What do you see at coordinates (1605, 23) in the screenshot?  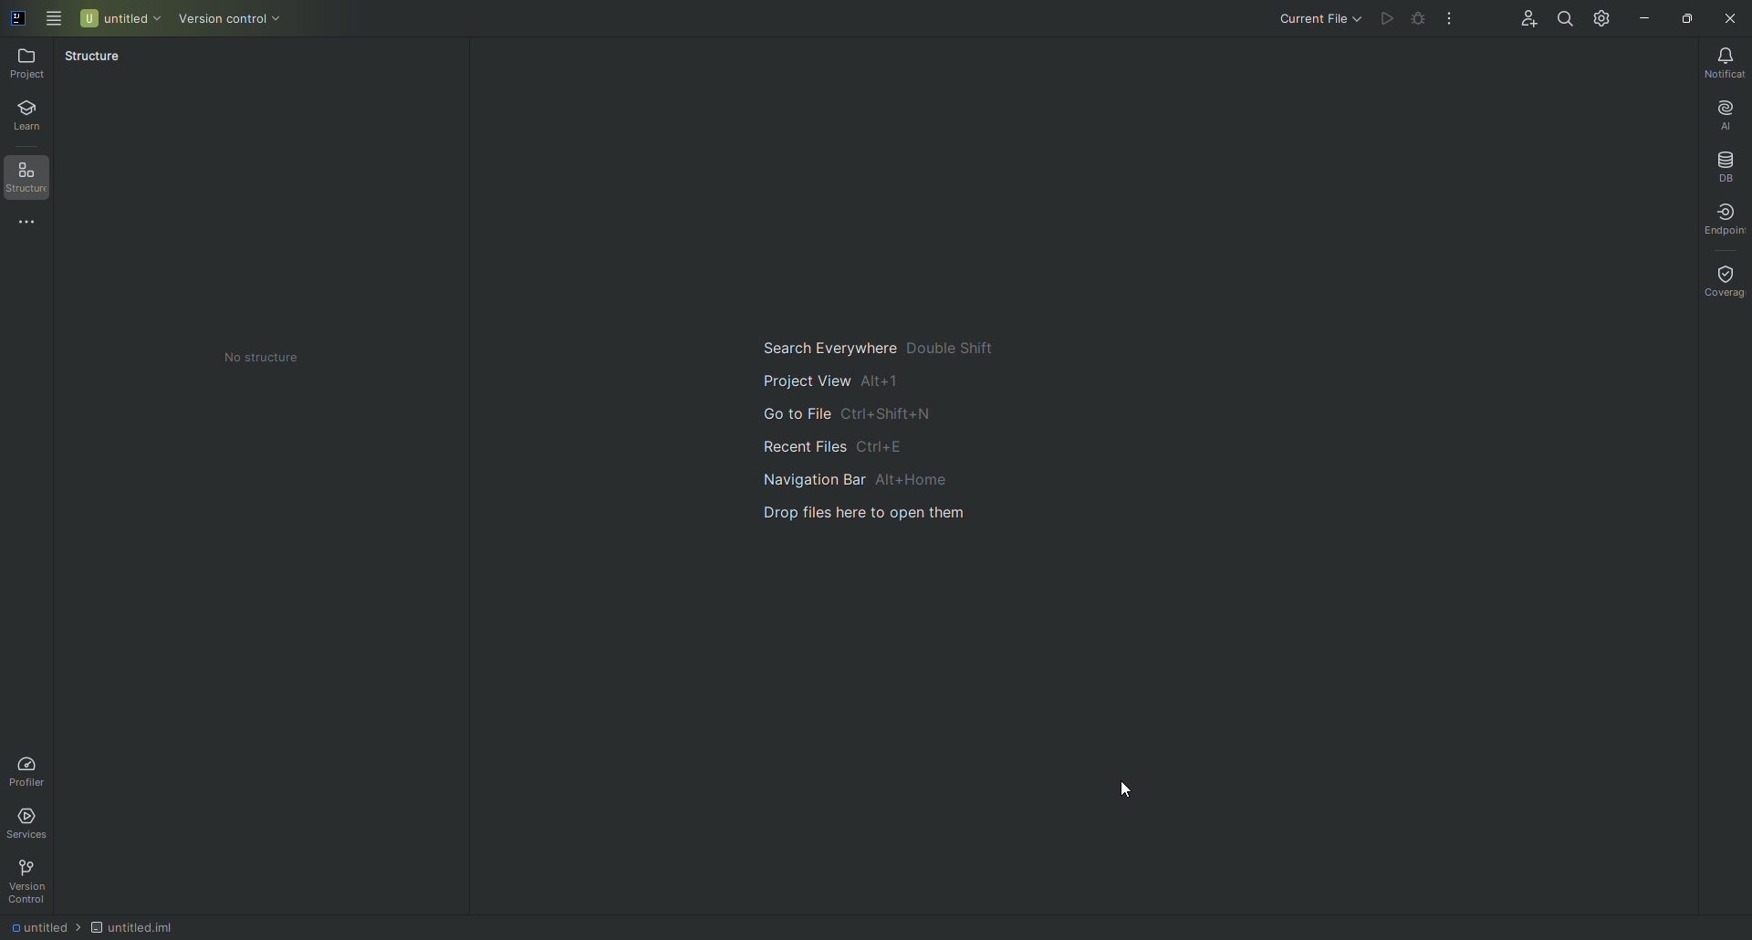 I see `Updates and Settings` at bounding box center [1605, 23].